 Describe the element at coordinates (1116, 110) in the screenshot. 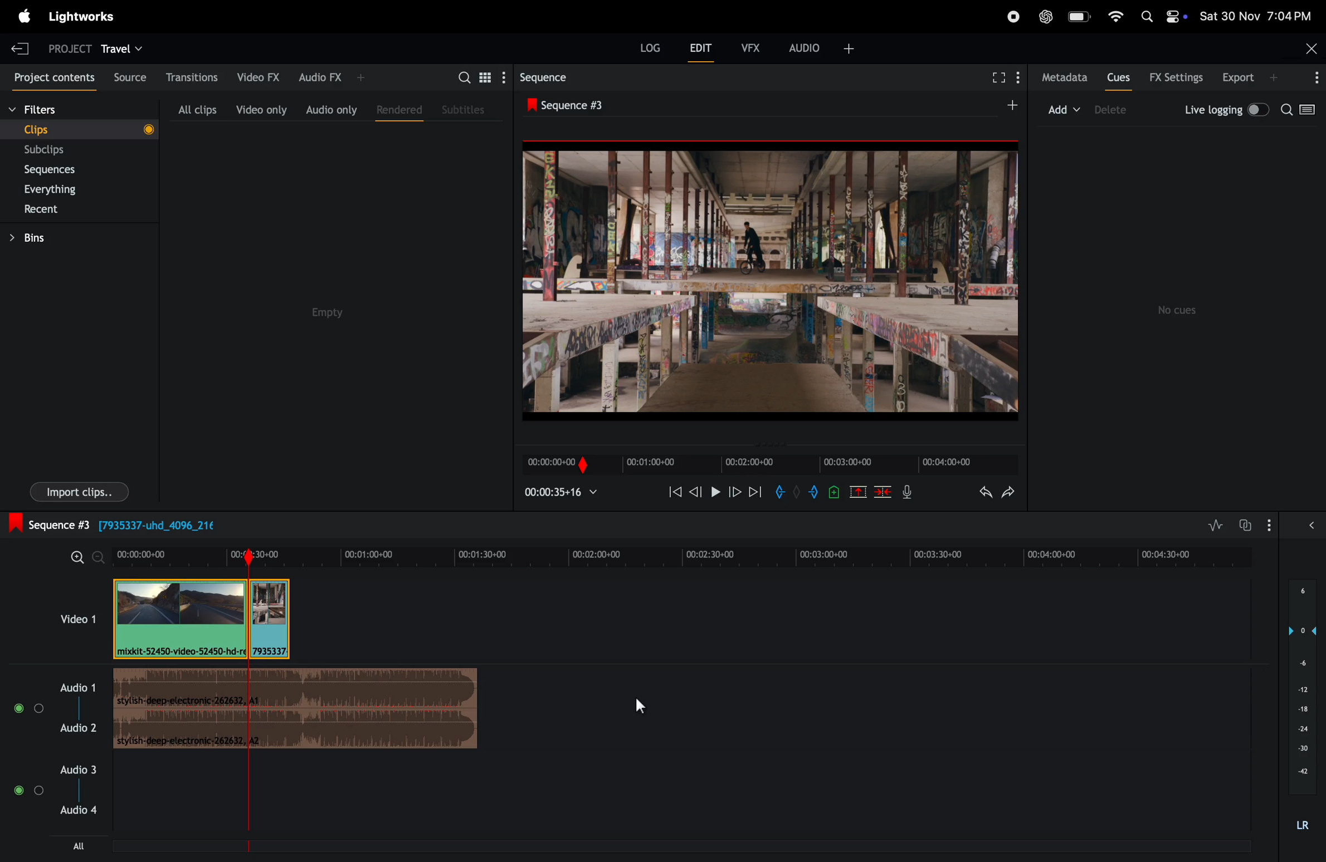

I see `delete` at that location.